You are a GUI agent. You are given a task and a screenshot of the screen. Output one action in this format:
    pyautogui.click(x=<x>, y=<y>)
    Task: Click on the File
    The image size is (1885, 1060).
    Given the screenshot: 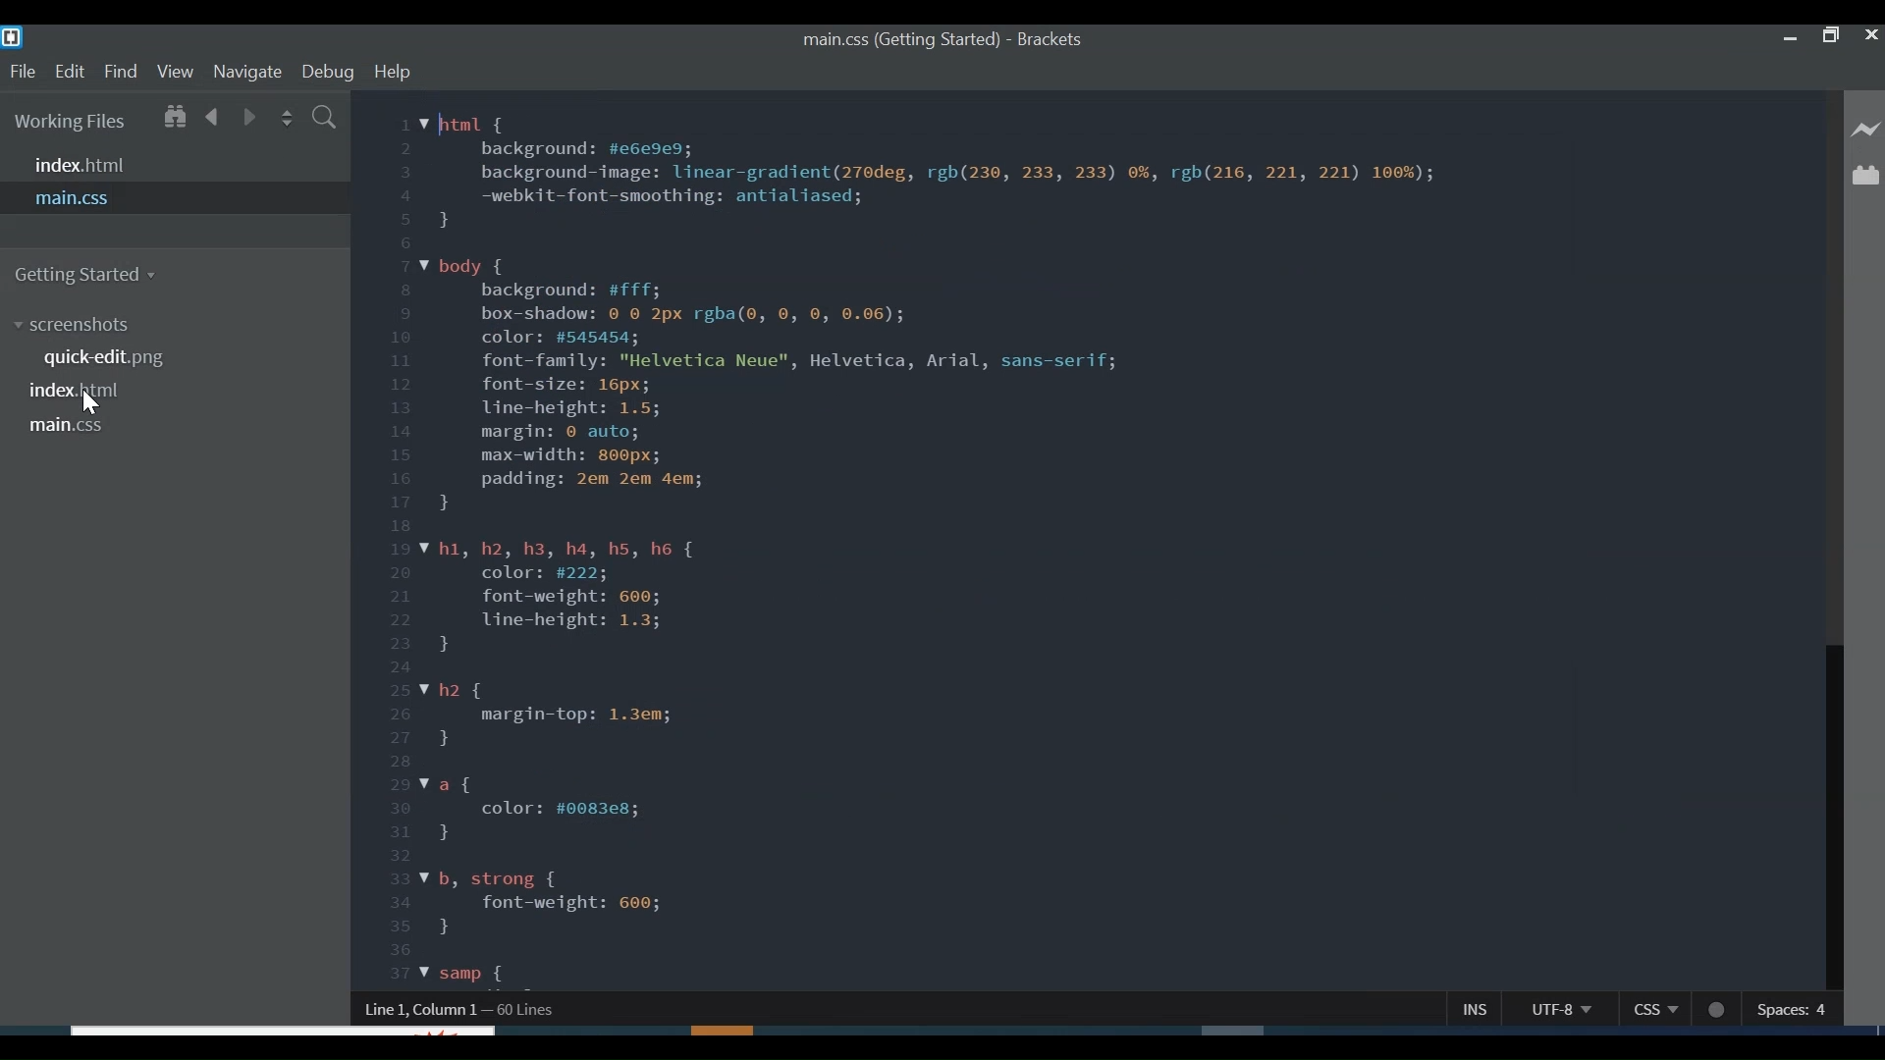 What is the action you would take?
    pyautogui.click(x=22, y=73)
    